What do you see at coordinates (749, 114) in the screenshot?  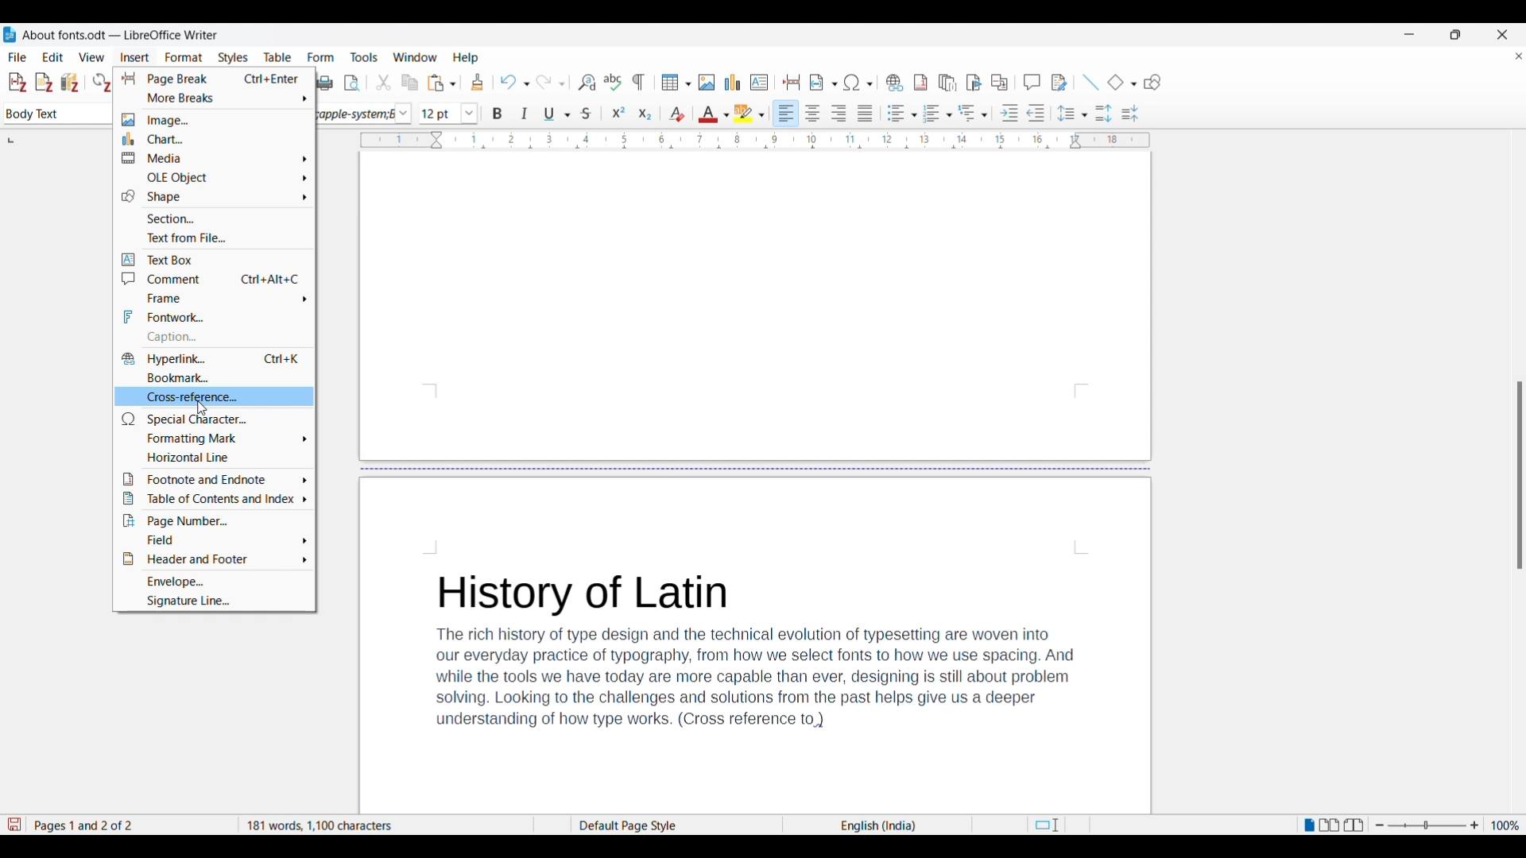 I see `Highlight color options` at bounding box center [749, 114].